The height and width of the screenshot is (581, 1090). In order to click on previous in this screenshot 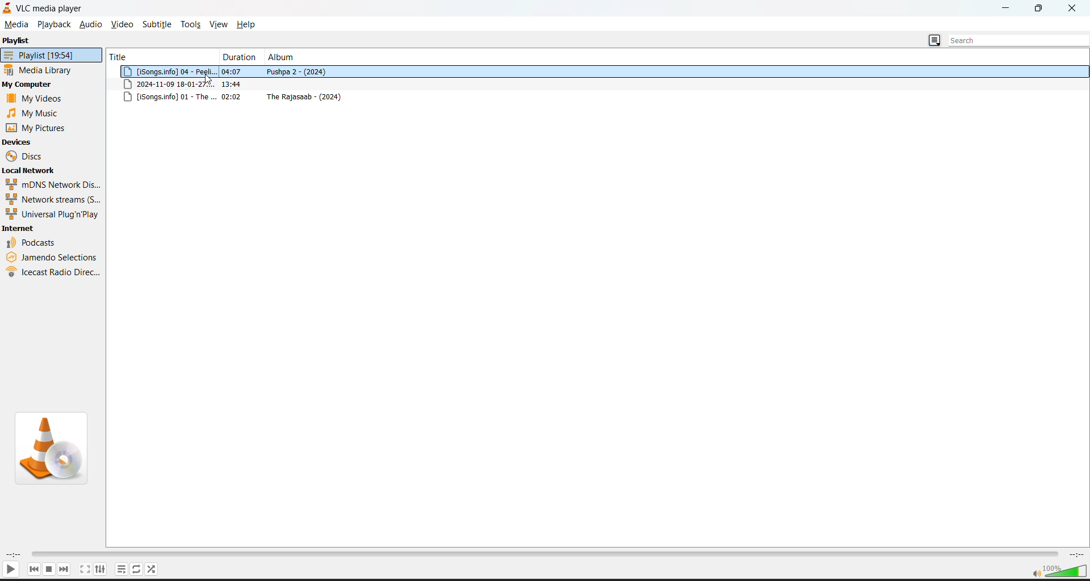, I will do `click(33, 569)`.